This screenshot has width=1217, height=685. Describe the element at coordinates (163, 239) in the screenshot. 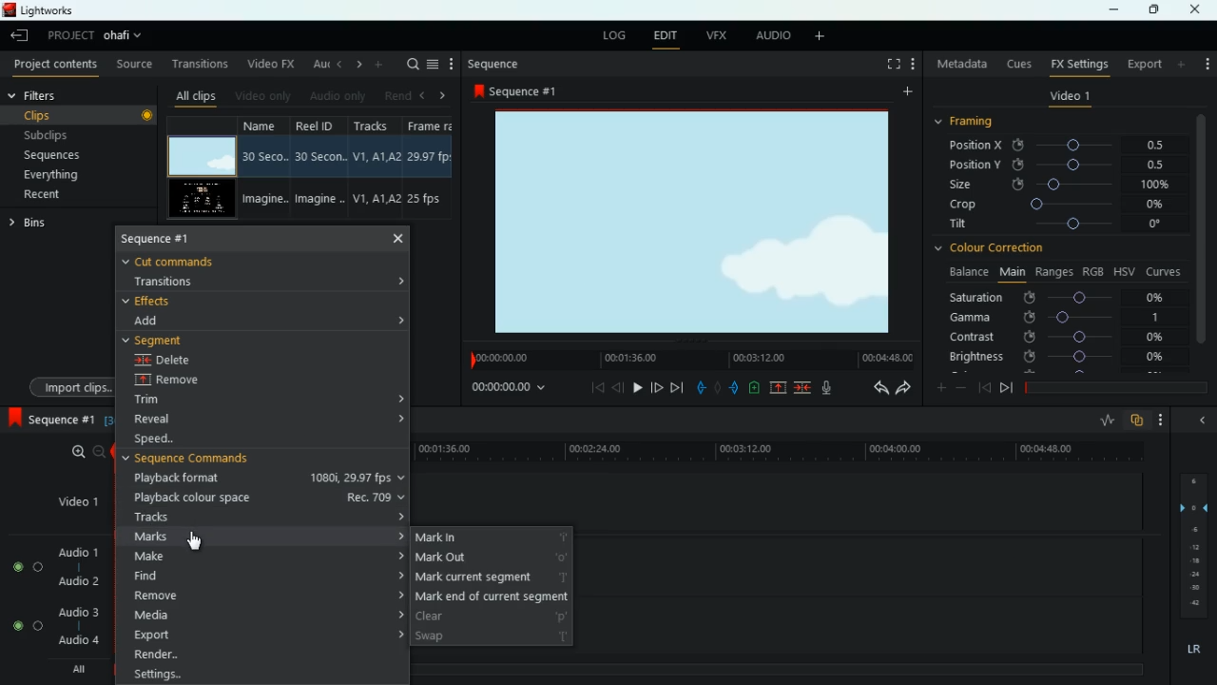

I see `sequence` at that location.